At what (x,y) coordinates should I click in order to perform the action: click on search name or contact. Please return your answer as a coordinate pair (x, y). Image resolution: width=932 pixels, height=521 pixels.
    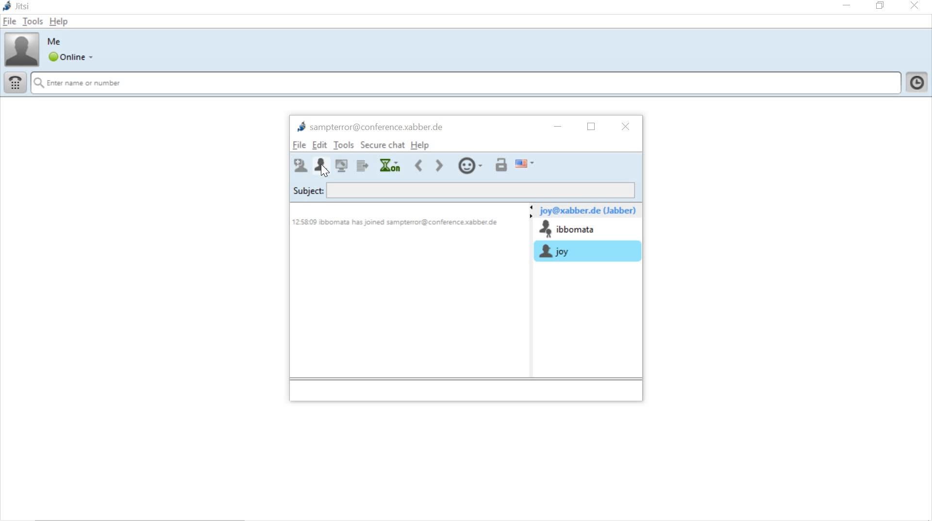
    Looking at the image, I should click on (466, 83).